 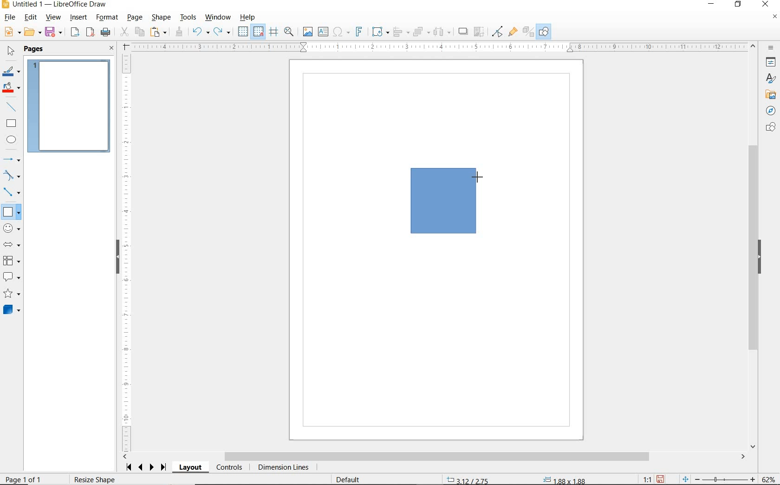 What do you see at coordinates (774, 17) in the screenshot?
I see `CLOSE DOCUMENT` at bounding box center [774, 17].